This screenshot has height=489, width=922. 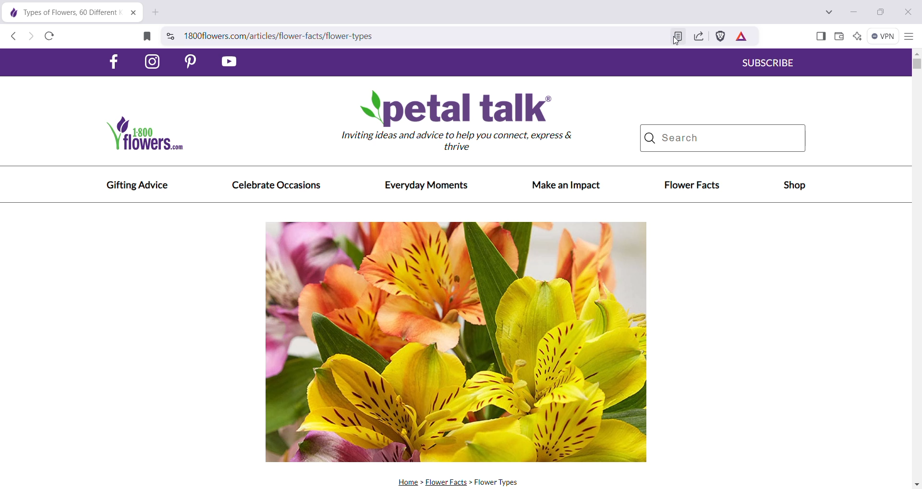 What do you see at coordinates (721, 36) in the screenshot?
I see `Brave Shields` at bounding box center [721, 36].